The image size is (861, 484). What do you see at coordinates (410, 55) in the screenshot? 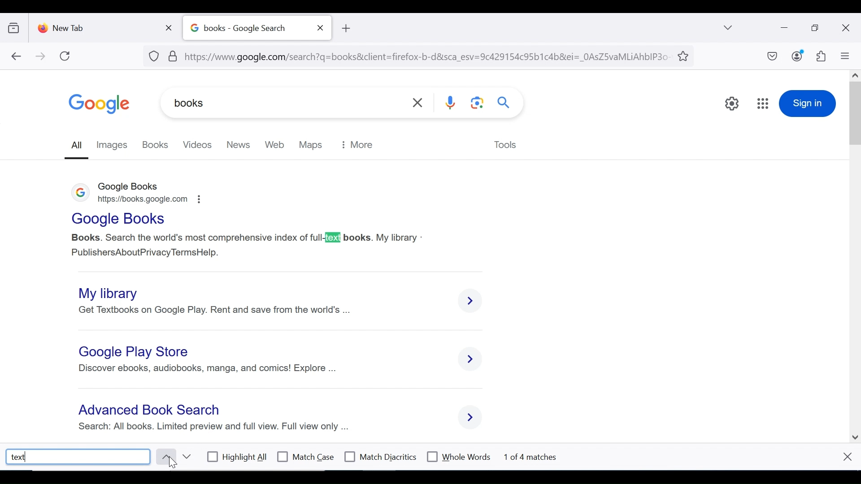
I see `url` at bounding box center [410, 55].